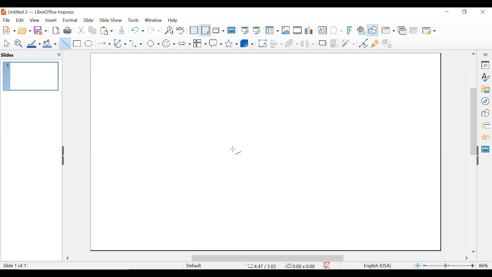 This screenshot has width=492, height=277. Describe the element at coordinates (485, 126) in the screenshot. I see `Slide Transition` at that location.